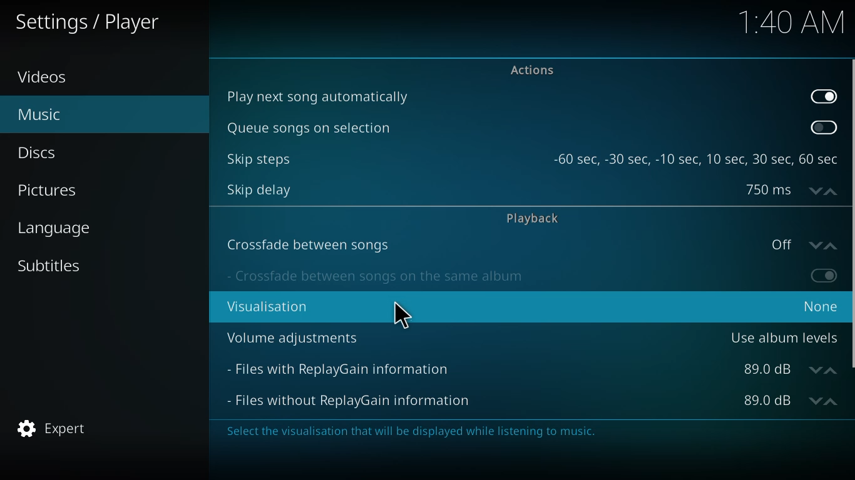 The width and height of the screenshot is (855, 480). I want to click on scroll bar, so click(851, 212).